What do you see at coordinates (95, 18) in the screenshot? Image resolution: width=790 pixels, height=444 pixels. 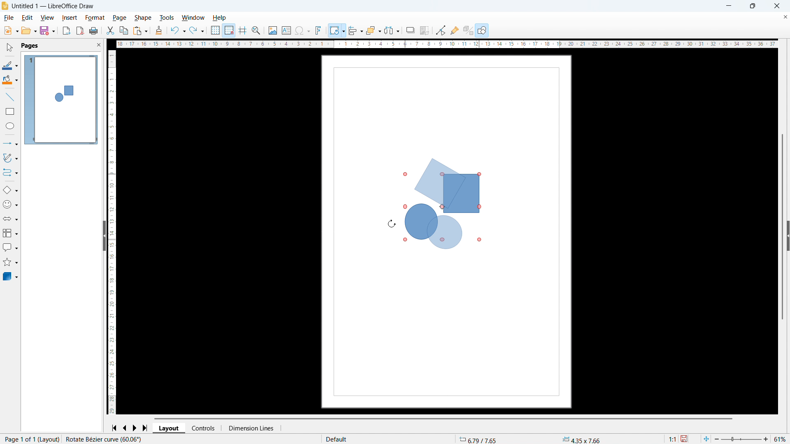 I see `Format ` at bounding box center [95, 18].